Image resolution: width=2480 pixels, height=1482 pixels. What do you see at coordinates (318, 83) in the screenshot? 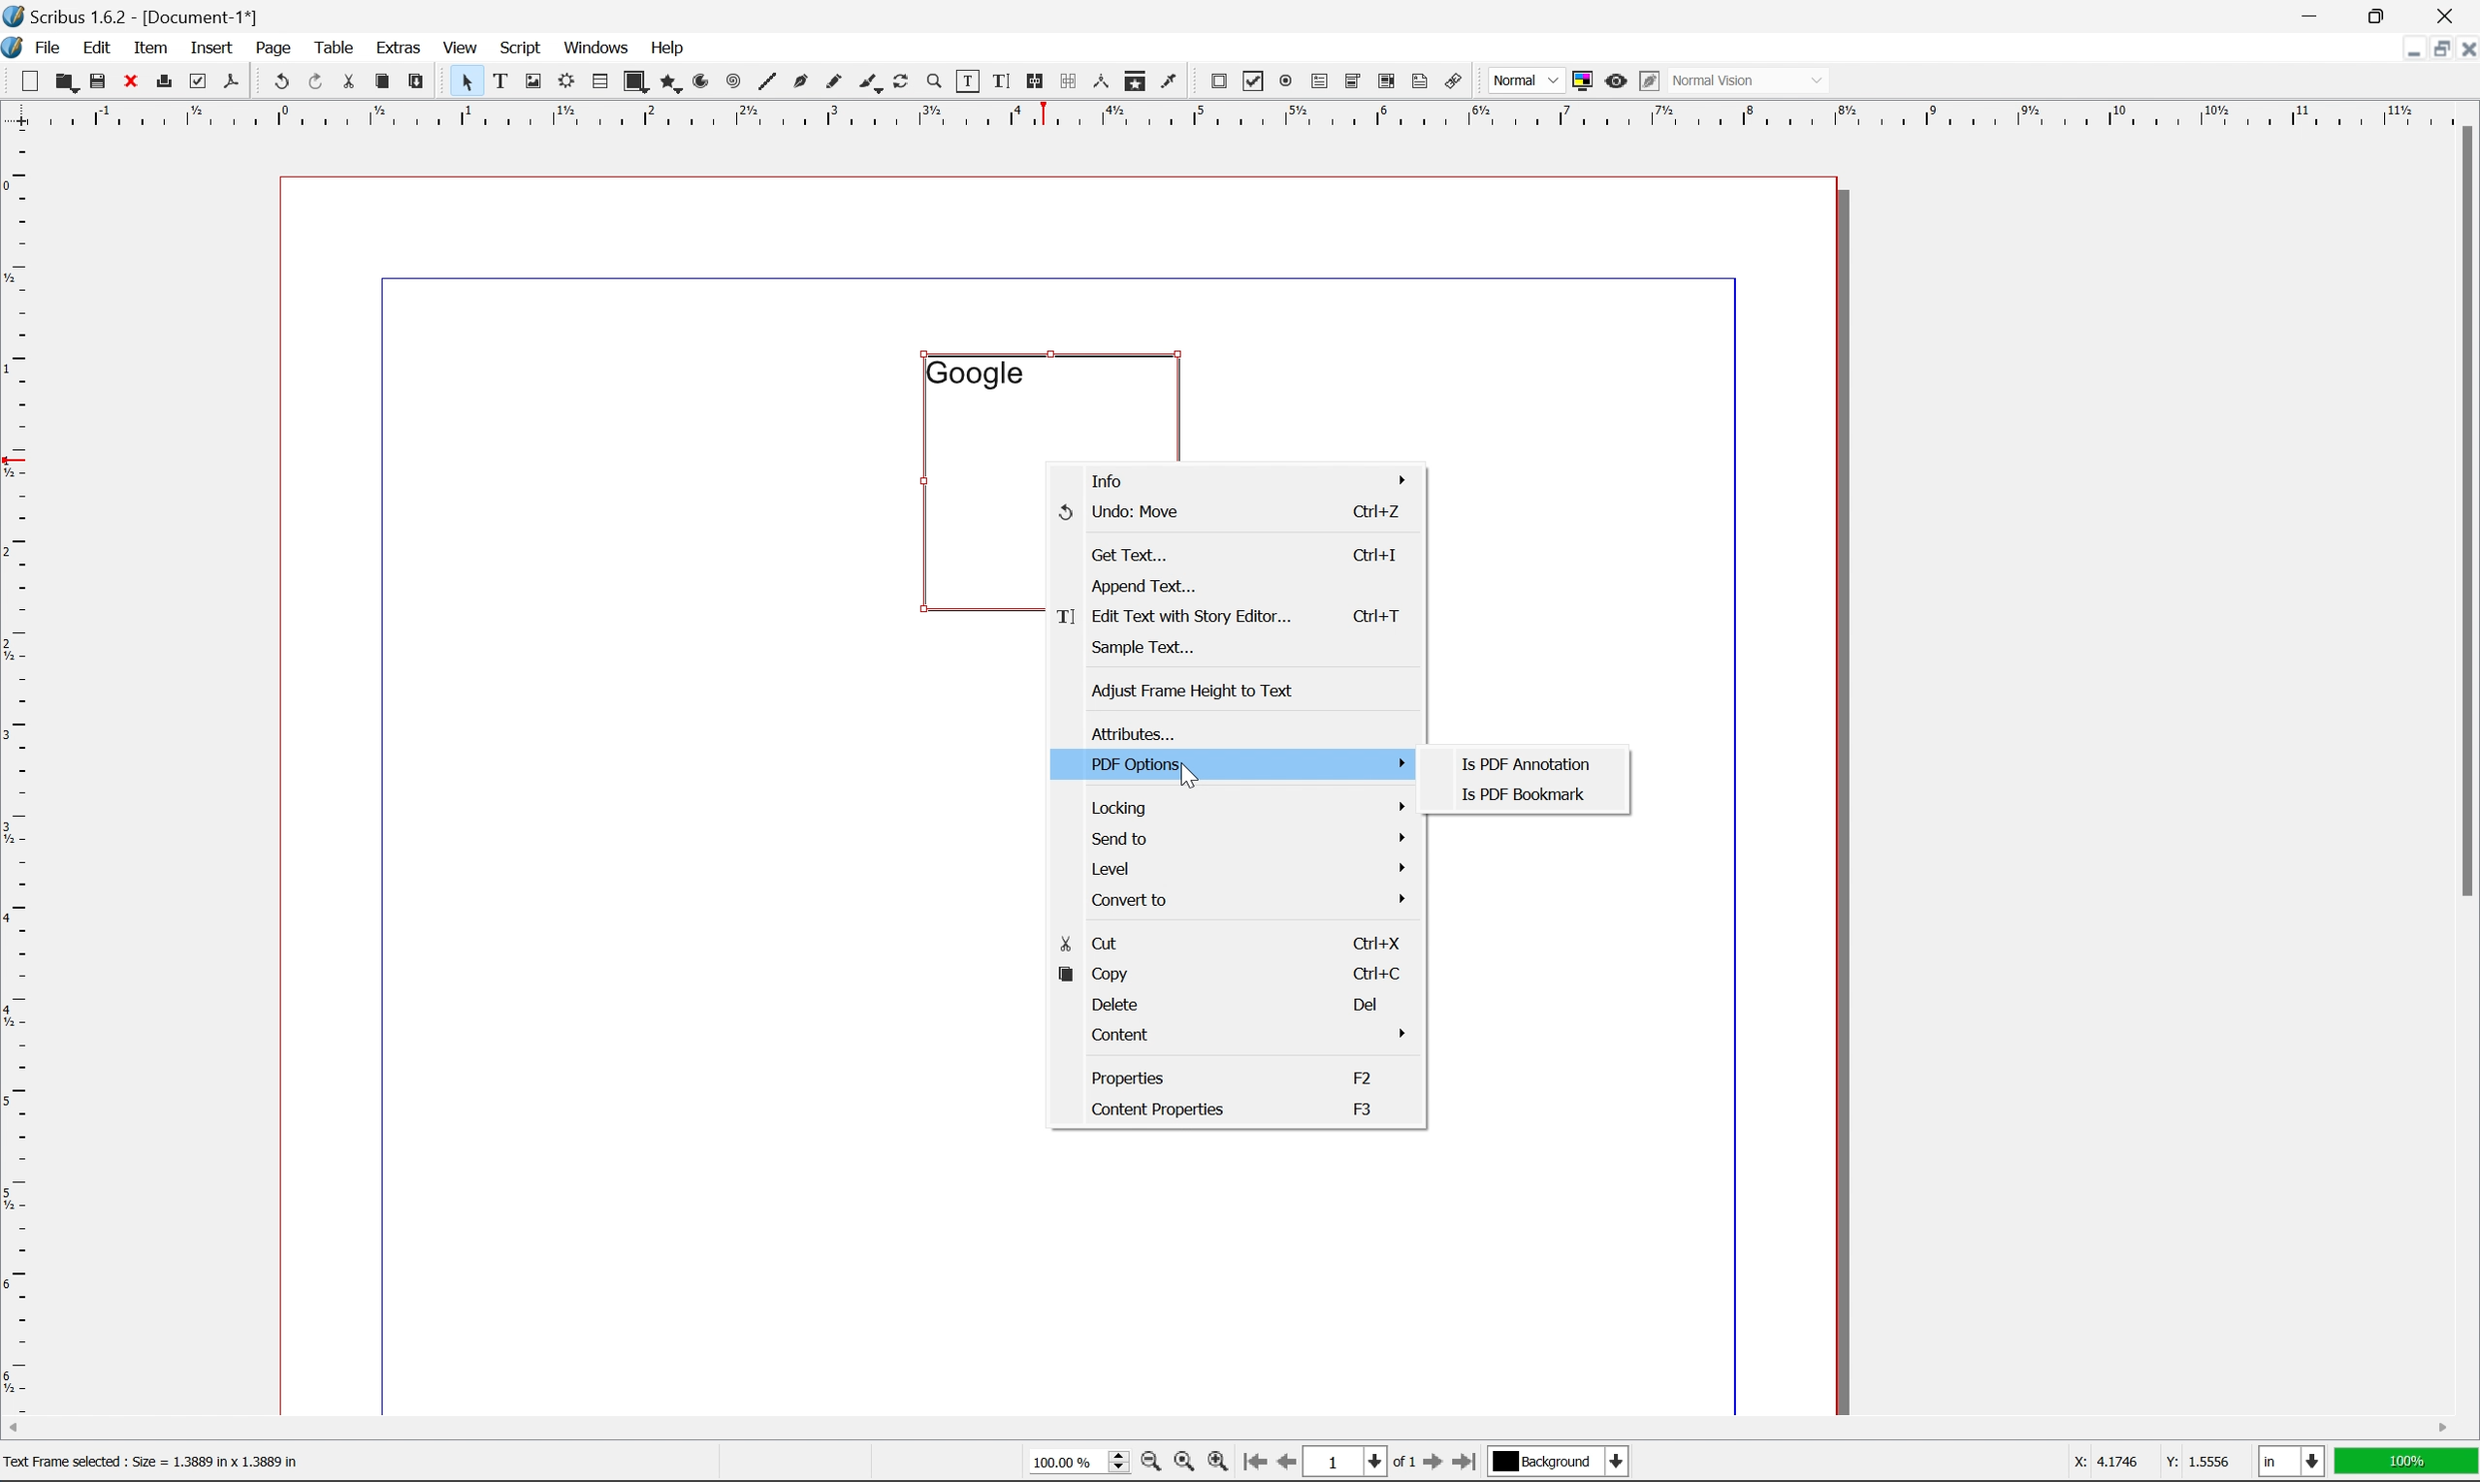
I see `redo` at bounding box center [318, 83].